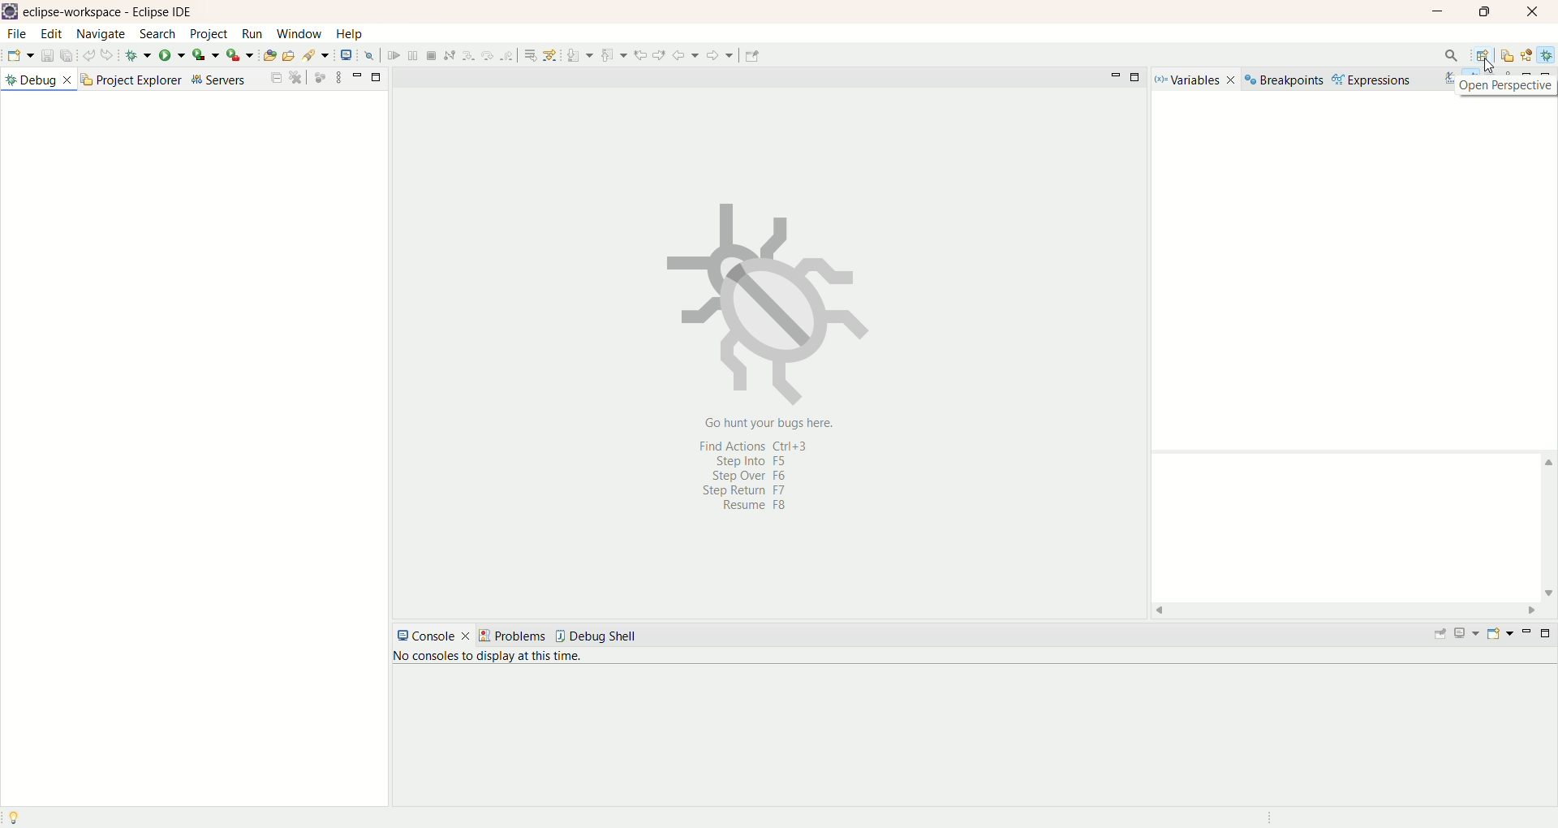 The image size is (1558, 828). What do you see at coordinates (1509, 57) in the screenshot?
I see `resources` at bounding box center [1509, 57].